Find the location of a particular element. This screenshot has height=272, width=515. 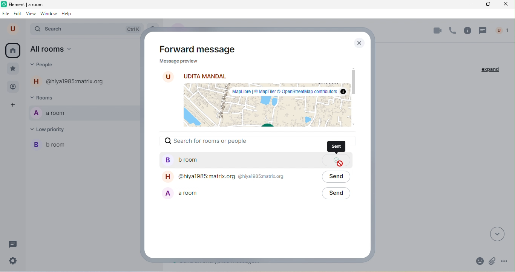

rooms is located at coordinates (44, 97).